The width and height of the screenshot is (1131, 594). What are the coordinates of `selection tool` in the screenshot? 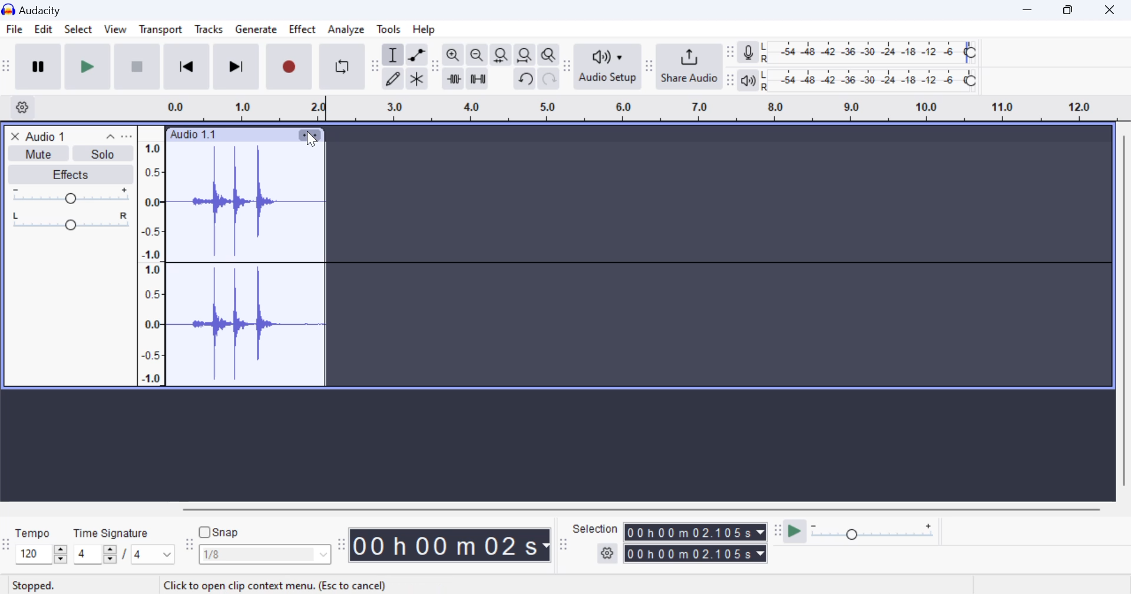 It's located at (394, 57).